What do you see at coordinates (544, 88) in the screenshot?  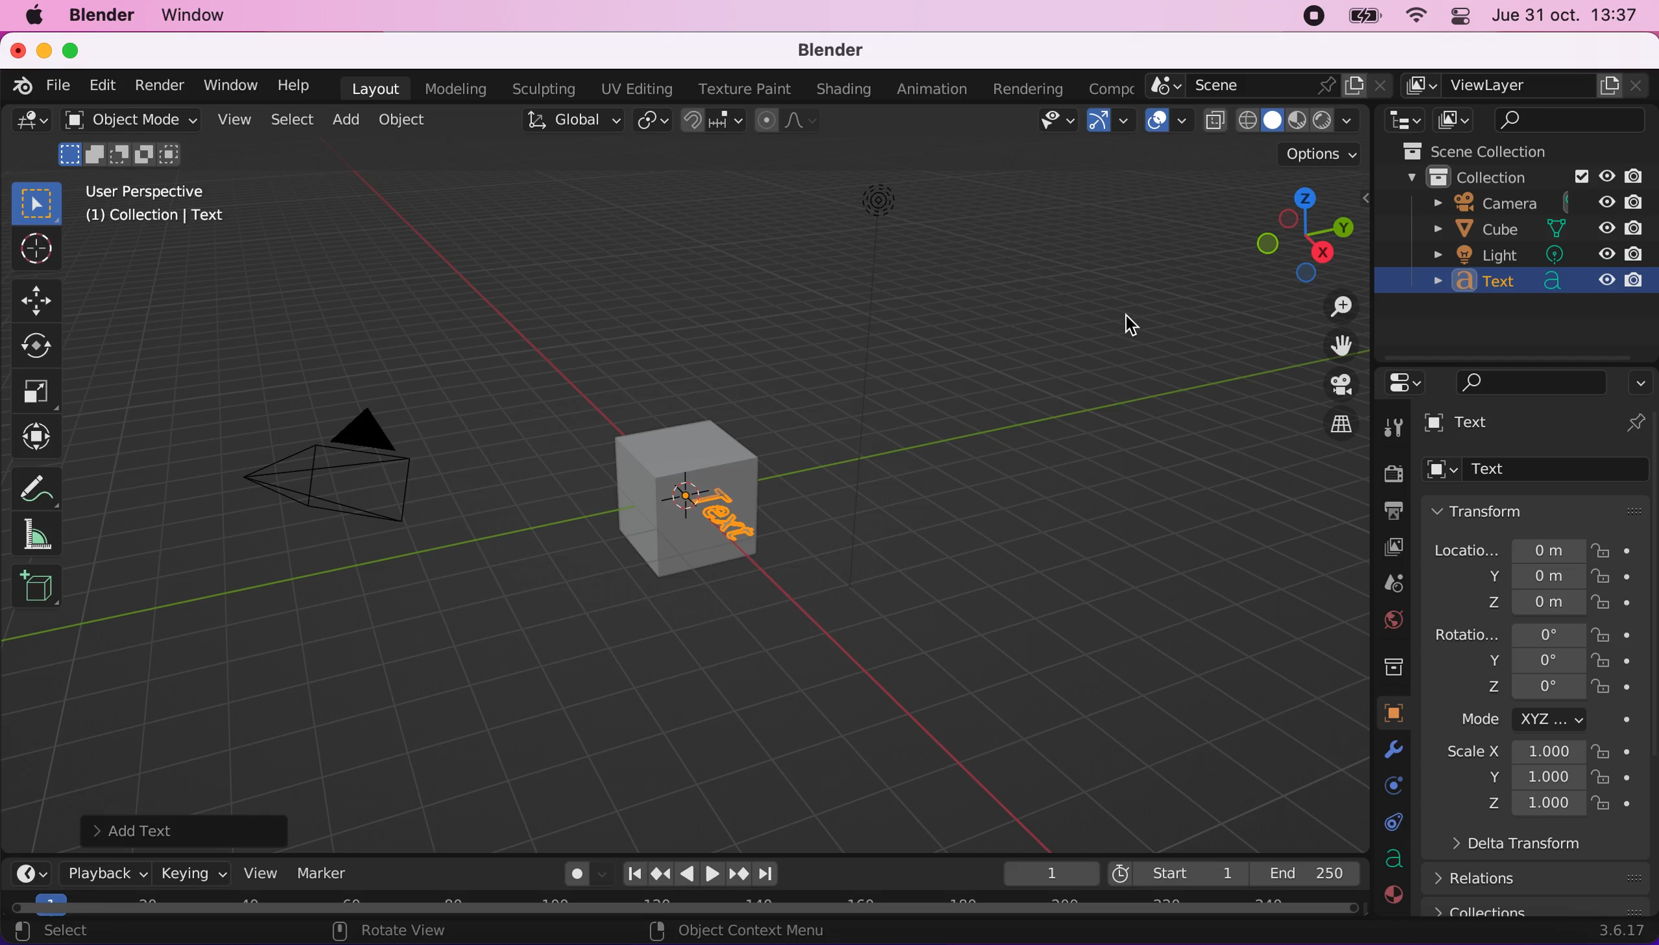 I see `sculpting` at bounding box center [544, 88].